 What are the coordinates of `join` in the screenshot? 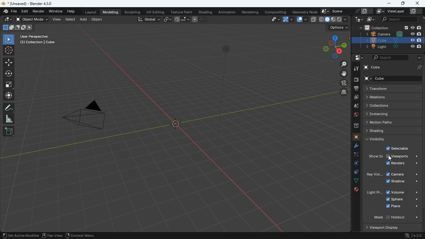 It's located at (181, 20).